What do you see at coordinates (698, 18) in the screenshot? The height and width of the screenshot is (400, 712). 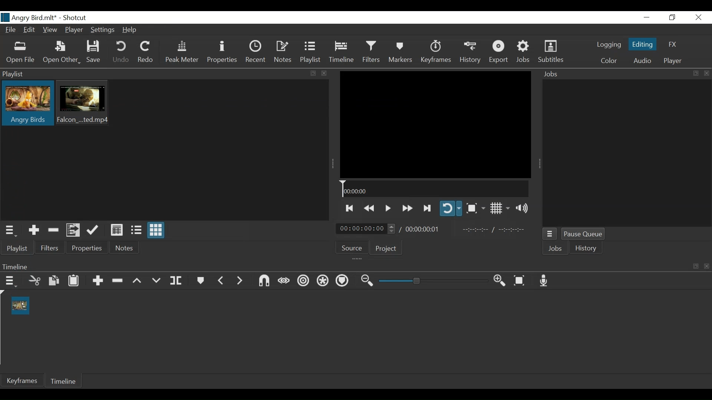 I see `Close` at bounding box center [698, 18].